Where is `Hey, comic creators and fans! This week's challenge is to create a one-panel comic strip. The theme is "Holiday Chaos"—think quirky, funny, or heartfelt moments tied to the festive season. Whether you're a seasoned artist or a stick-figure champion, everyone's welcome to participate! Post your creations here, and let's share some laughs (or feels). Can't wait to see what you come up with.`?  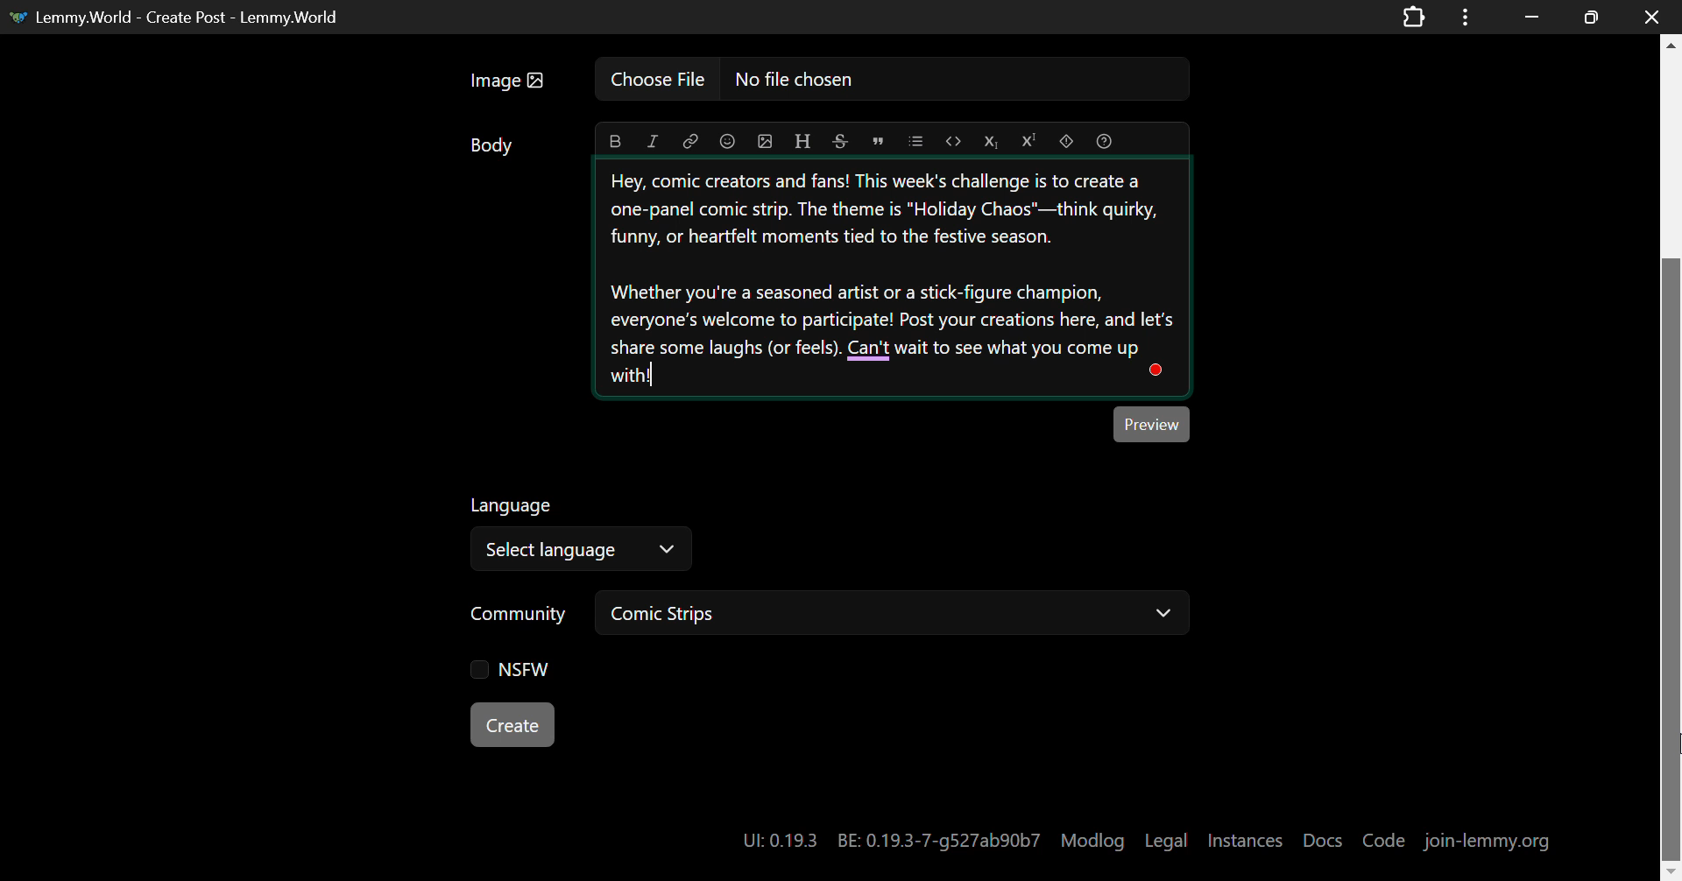
Hey, comic creators and fans! This week's challenge is to create a one-panel comic strip. The theme is "Holiday Chaos"—think quirky, funny, or heartfelt moments tied to the festive season. Whether you're a seasoned artist or a stick-figure champion, everyone's welcome to participate! Post your creations here, and let's share some laughs (or feels). Can't wait to see what you come up with. is located at coordinates (893, 279).